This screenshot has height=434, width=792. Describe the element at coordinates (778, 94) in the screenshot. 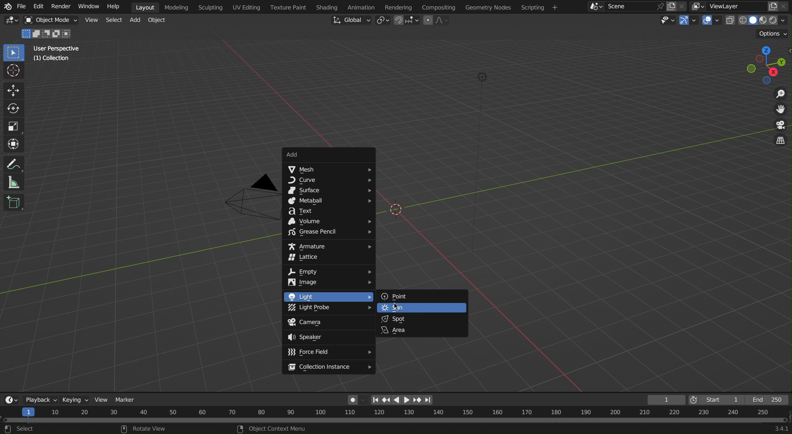

I see `Zoom in-out` at that location.